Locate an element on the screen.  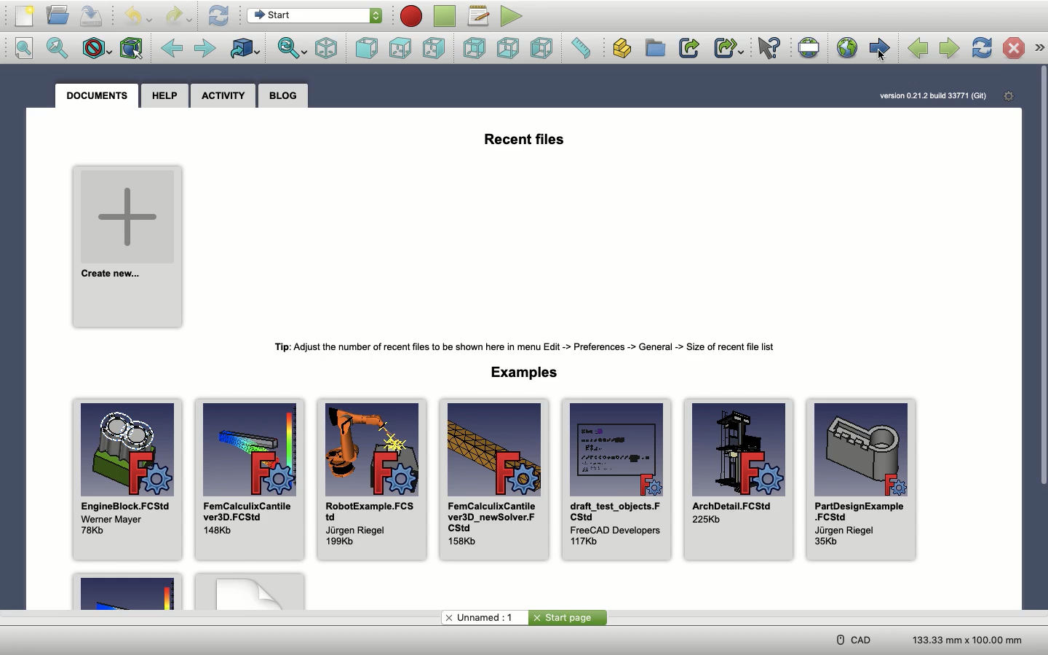
Set URL is located at coordinates (809, 49).